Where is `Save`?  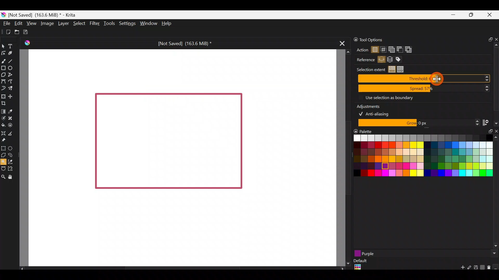 Save is located at coordinates (27, 32).